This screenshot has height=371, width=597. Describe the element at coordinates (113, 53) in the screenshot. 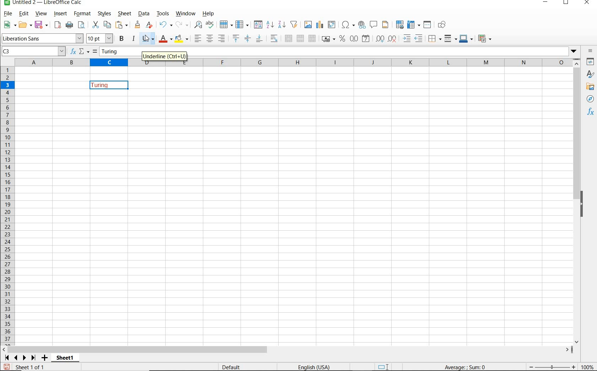

I see `Turing` at that location.